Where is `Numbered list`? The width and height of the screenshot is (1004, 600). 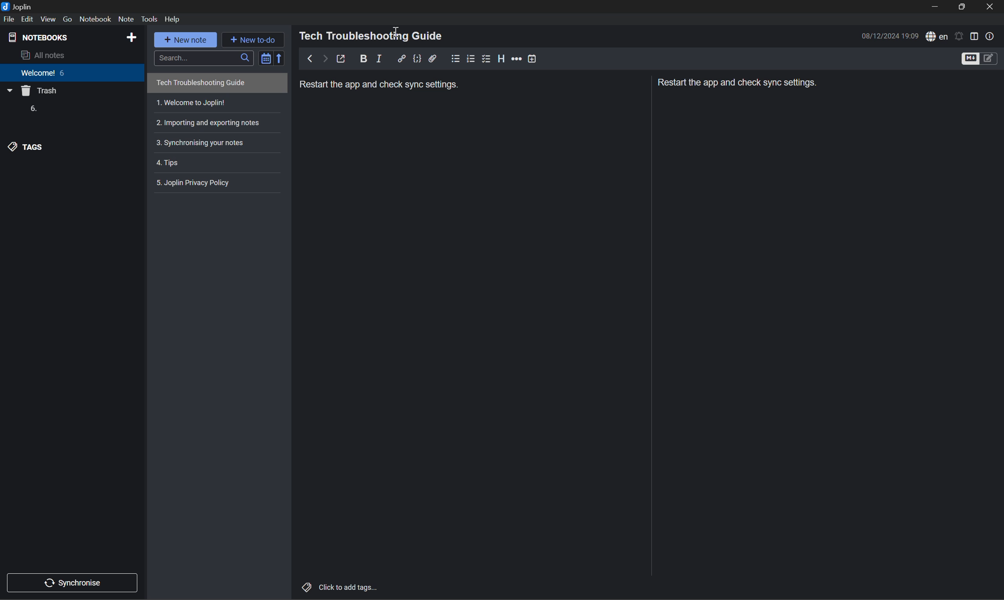
Numbered list is located at coordinates (471, 58).